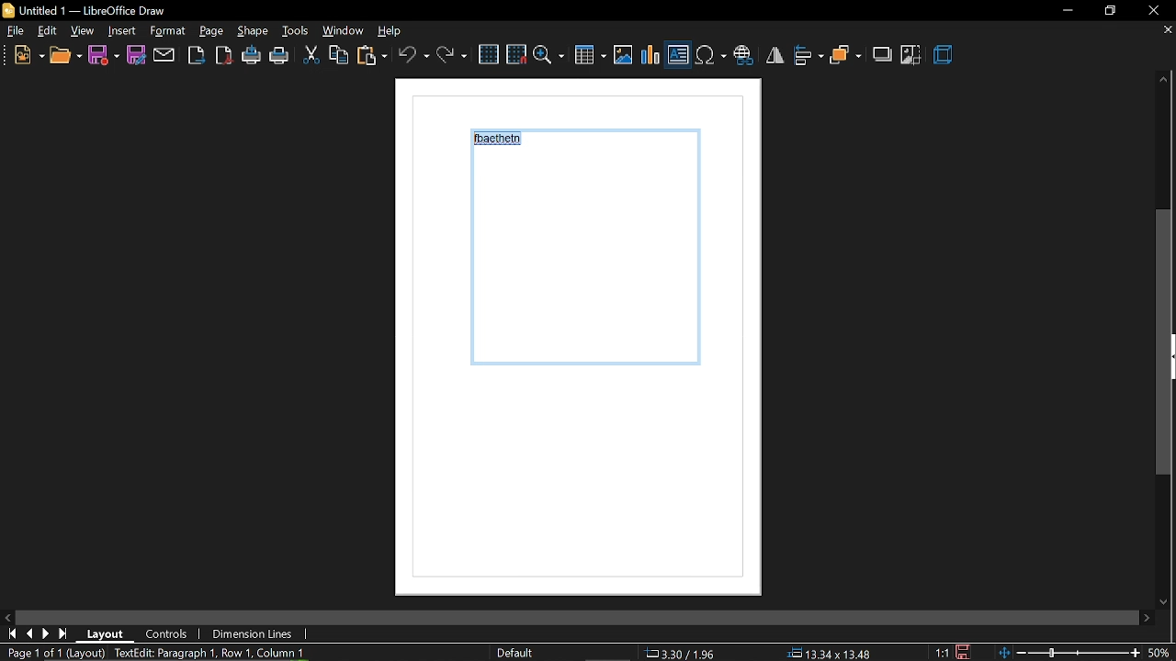  I want to click on Page 1 of 1 (Layout), so click(52, 653).